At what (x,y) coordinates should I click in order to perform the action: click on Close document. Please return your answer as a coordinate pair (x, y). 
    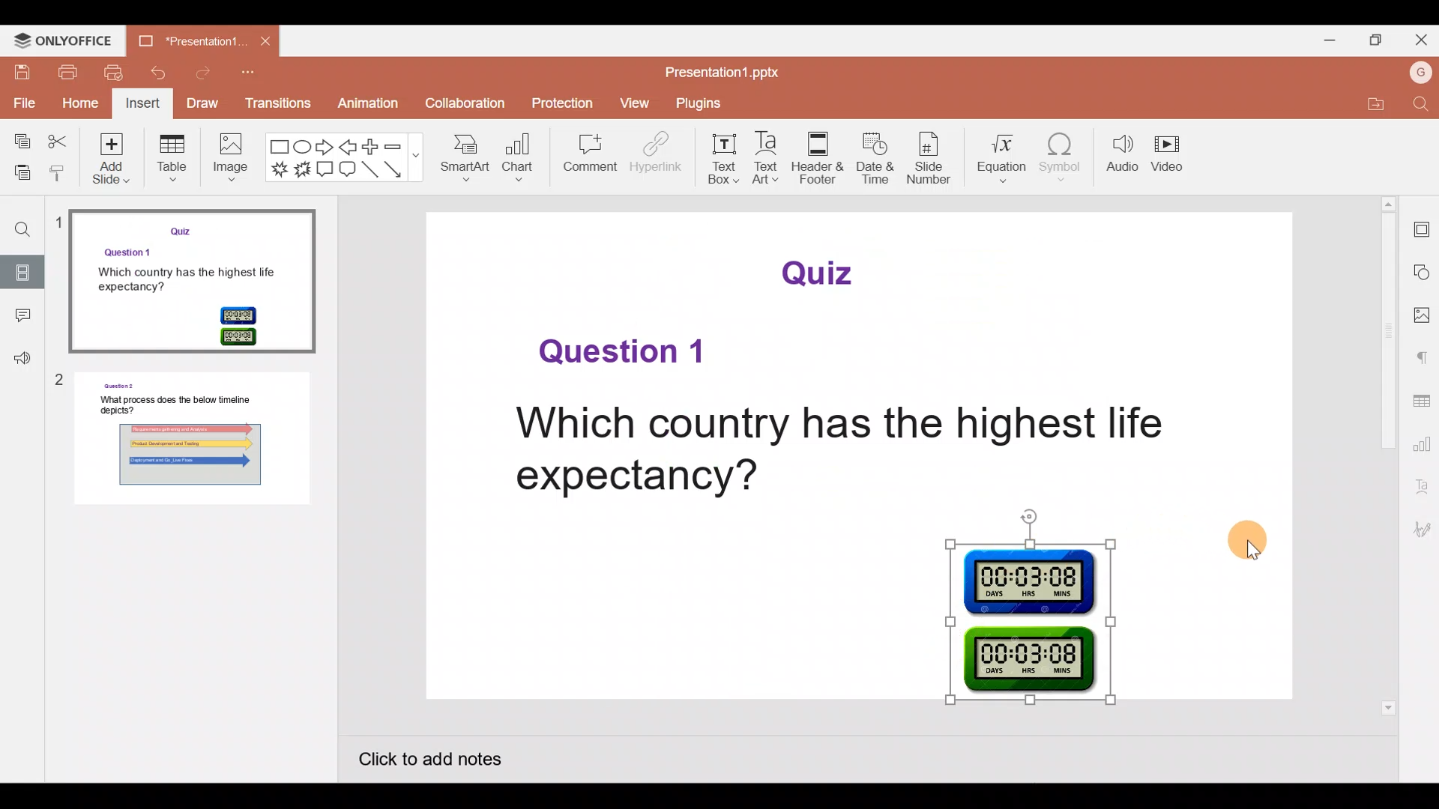
    Looking at the image, I should click on (265, 43).